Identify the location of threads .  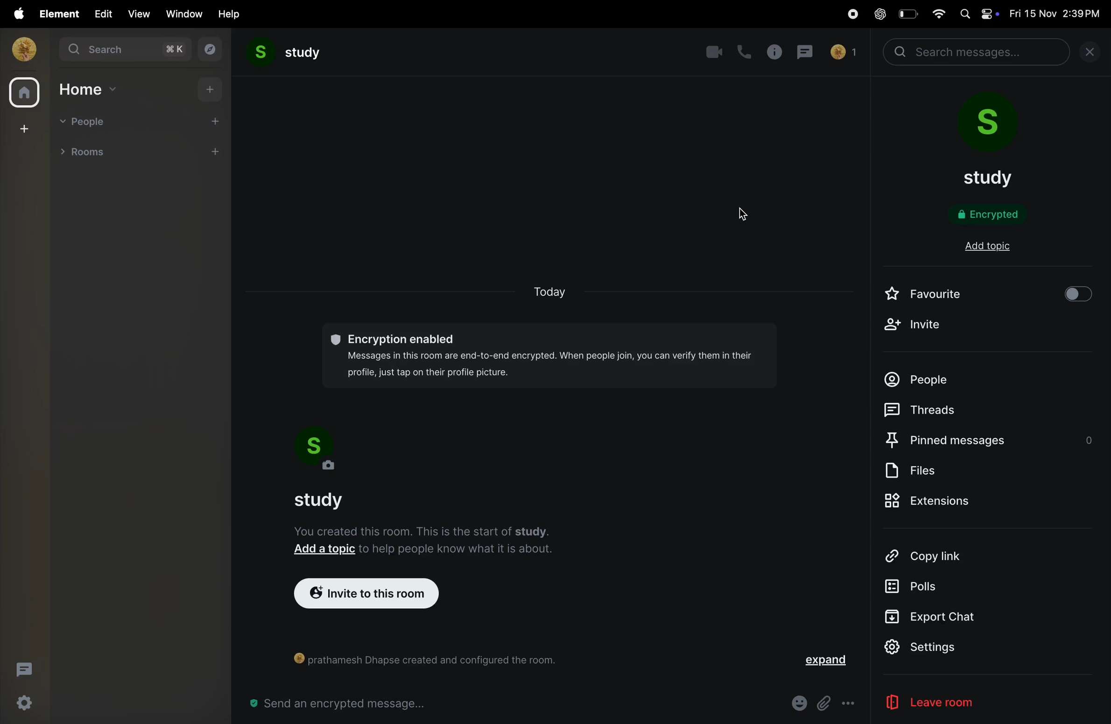
(23, 668).